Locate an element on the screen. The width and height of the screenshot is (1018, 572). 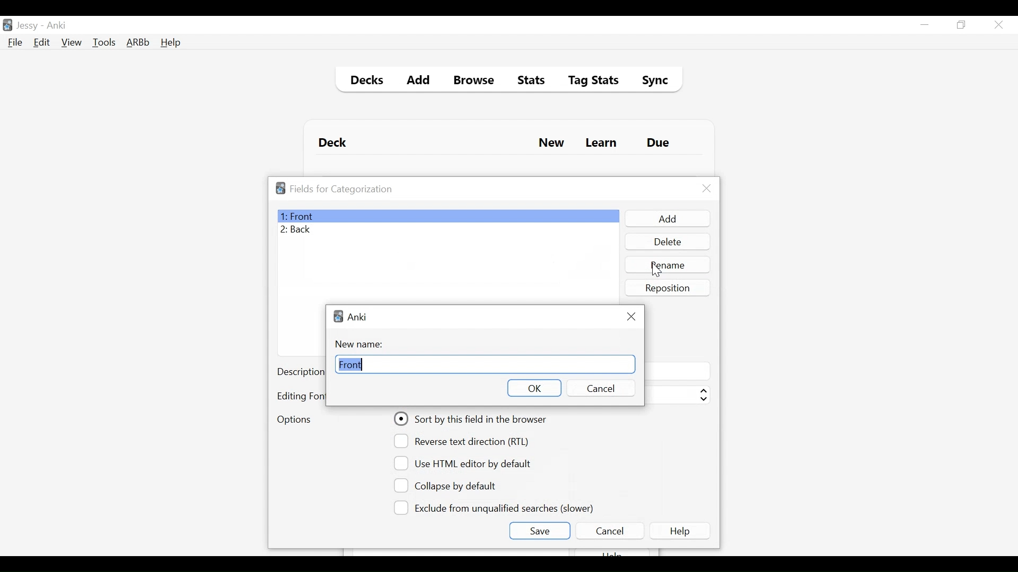
View is located at coordinates (72, 42).